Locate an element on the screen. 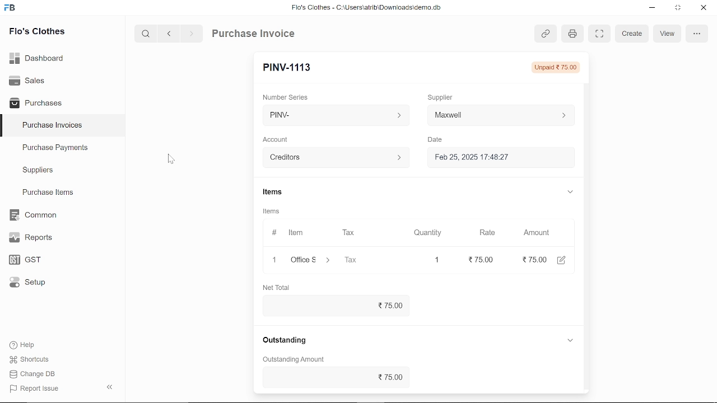  Flo's Clothes - C:\Users\alrib\Downioads'cemo.db. is located at coordinates (366, 10).